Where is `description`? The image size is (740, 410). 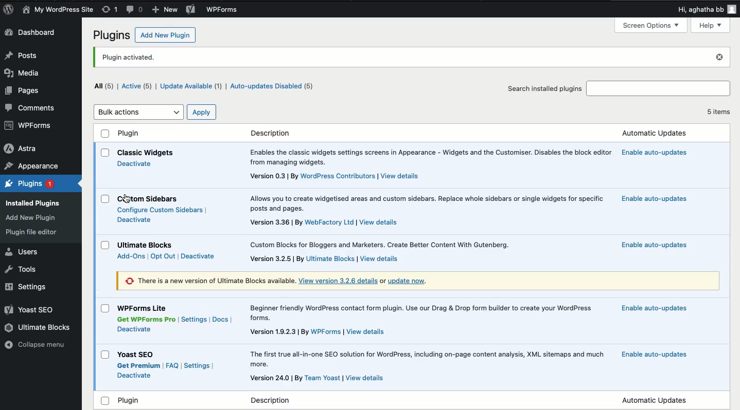 description is located at coordinates (425, 202).